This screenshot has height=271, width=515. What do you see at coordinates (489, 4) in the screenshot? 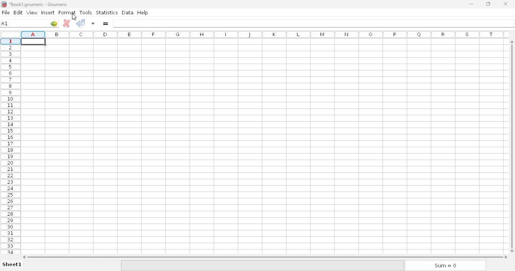
I see `maximize` at bounding box center [489, 4].